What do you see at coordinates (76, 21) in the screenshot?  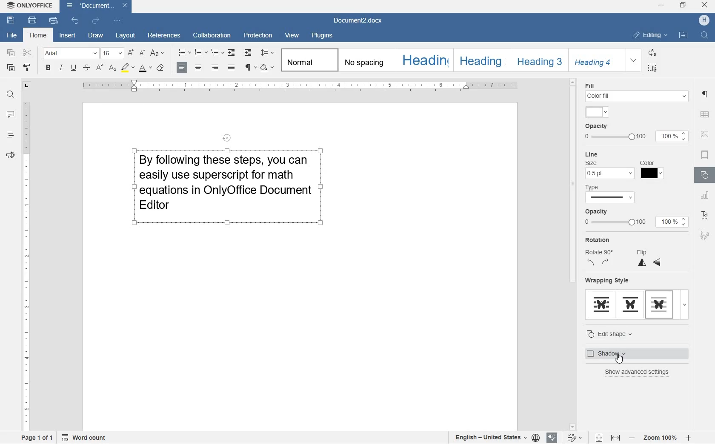 I see `undo` at bounding box center [76, 21].